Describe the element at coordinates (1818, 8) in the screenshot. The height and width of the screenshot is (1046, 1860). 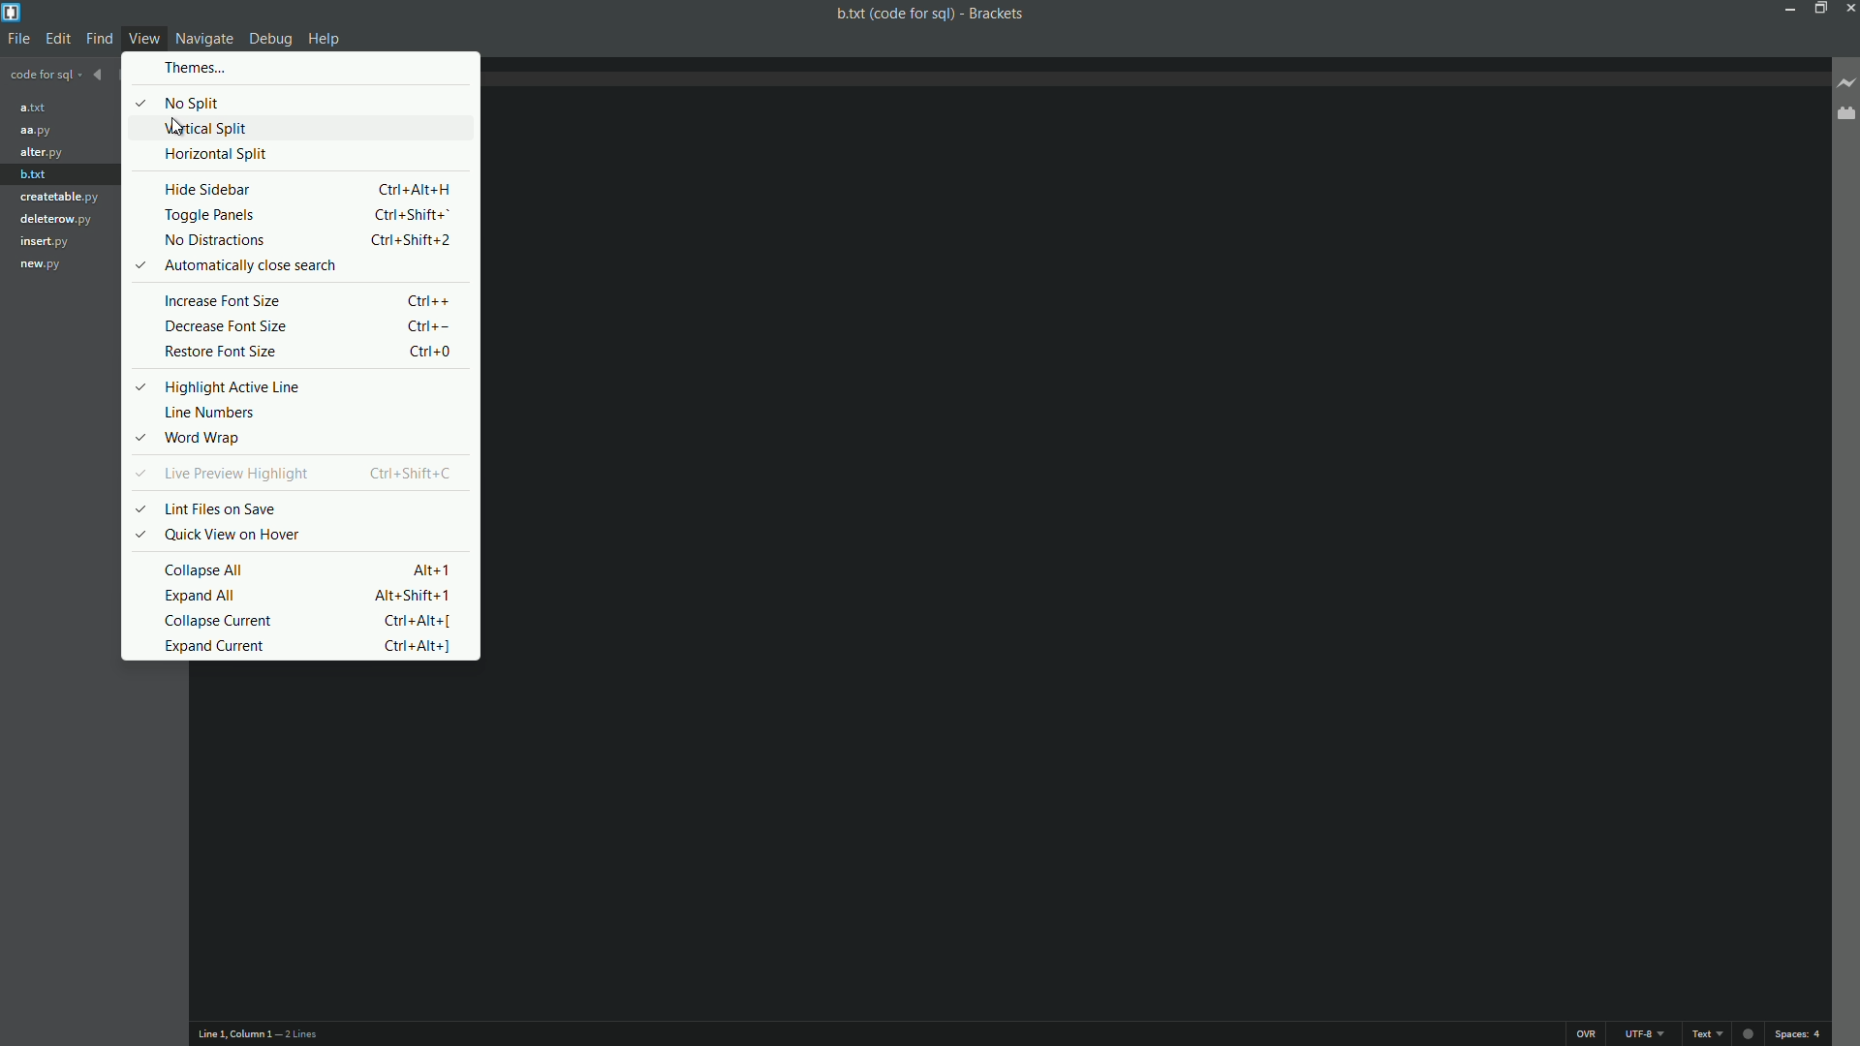
I see `Maximize` at that location.